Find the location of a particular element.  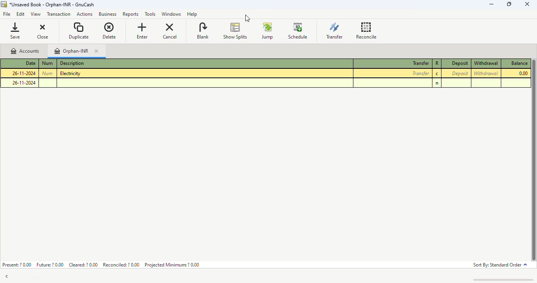

26-11-2024 is located at coordinates (24, 73).